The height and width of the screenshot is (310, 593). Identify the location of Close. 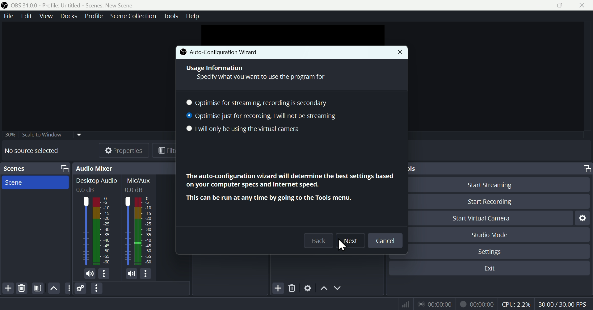
(397, 52).